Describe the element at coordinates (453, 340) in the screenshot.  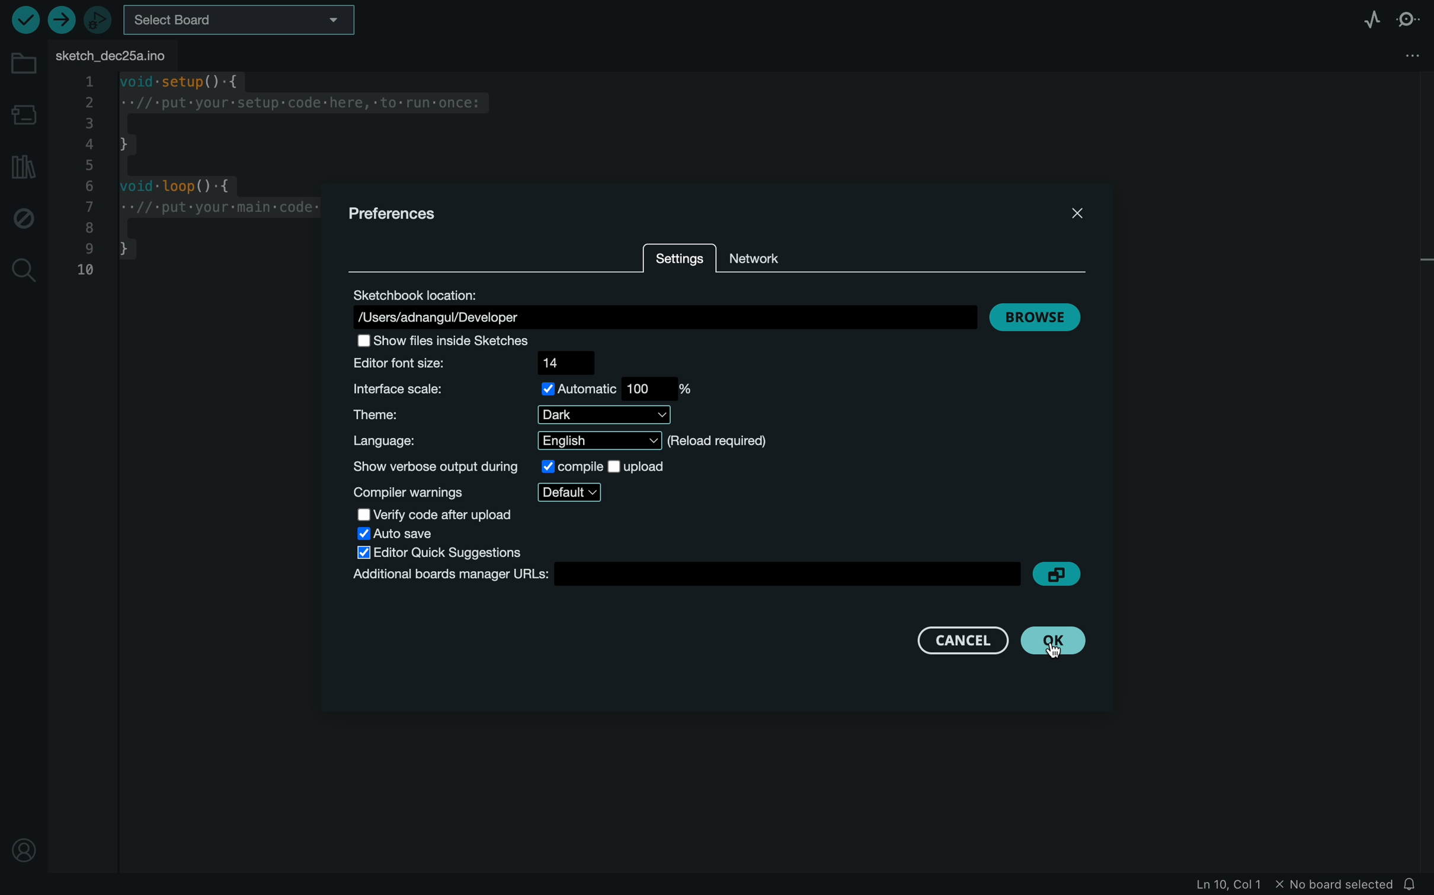
I see `show  files` at that location.